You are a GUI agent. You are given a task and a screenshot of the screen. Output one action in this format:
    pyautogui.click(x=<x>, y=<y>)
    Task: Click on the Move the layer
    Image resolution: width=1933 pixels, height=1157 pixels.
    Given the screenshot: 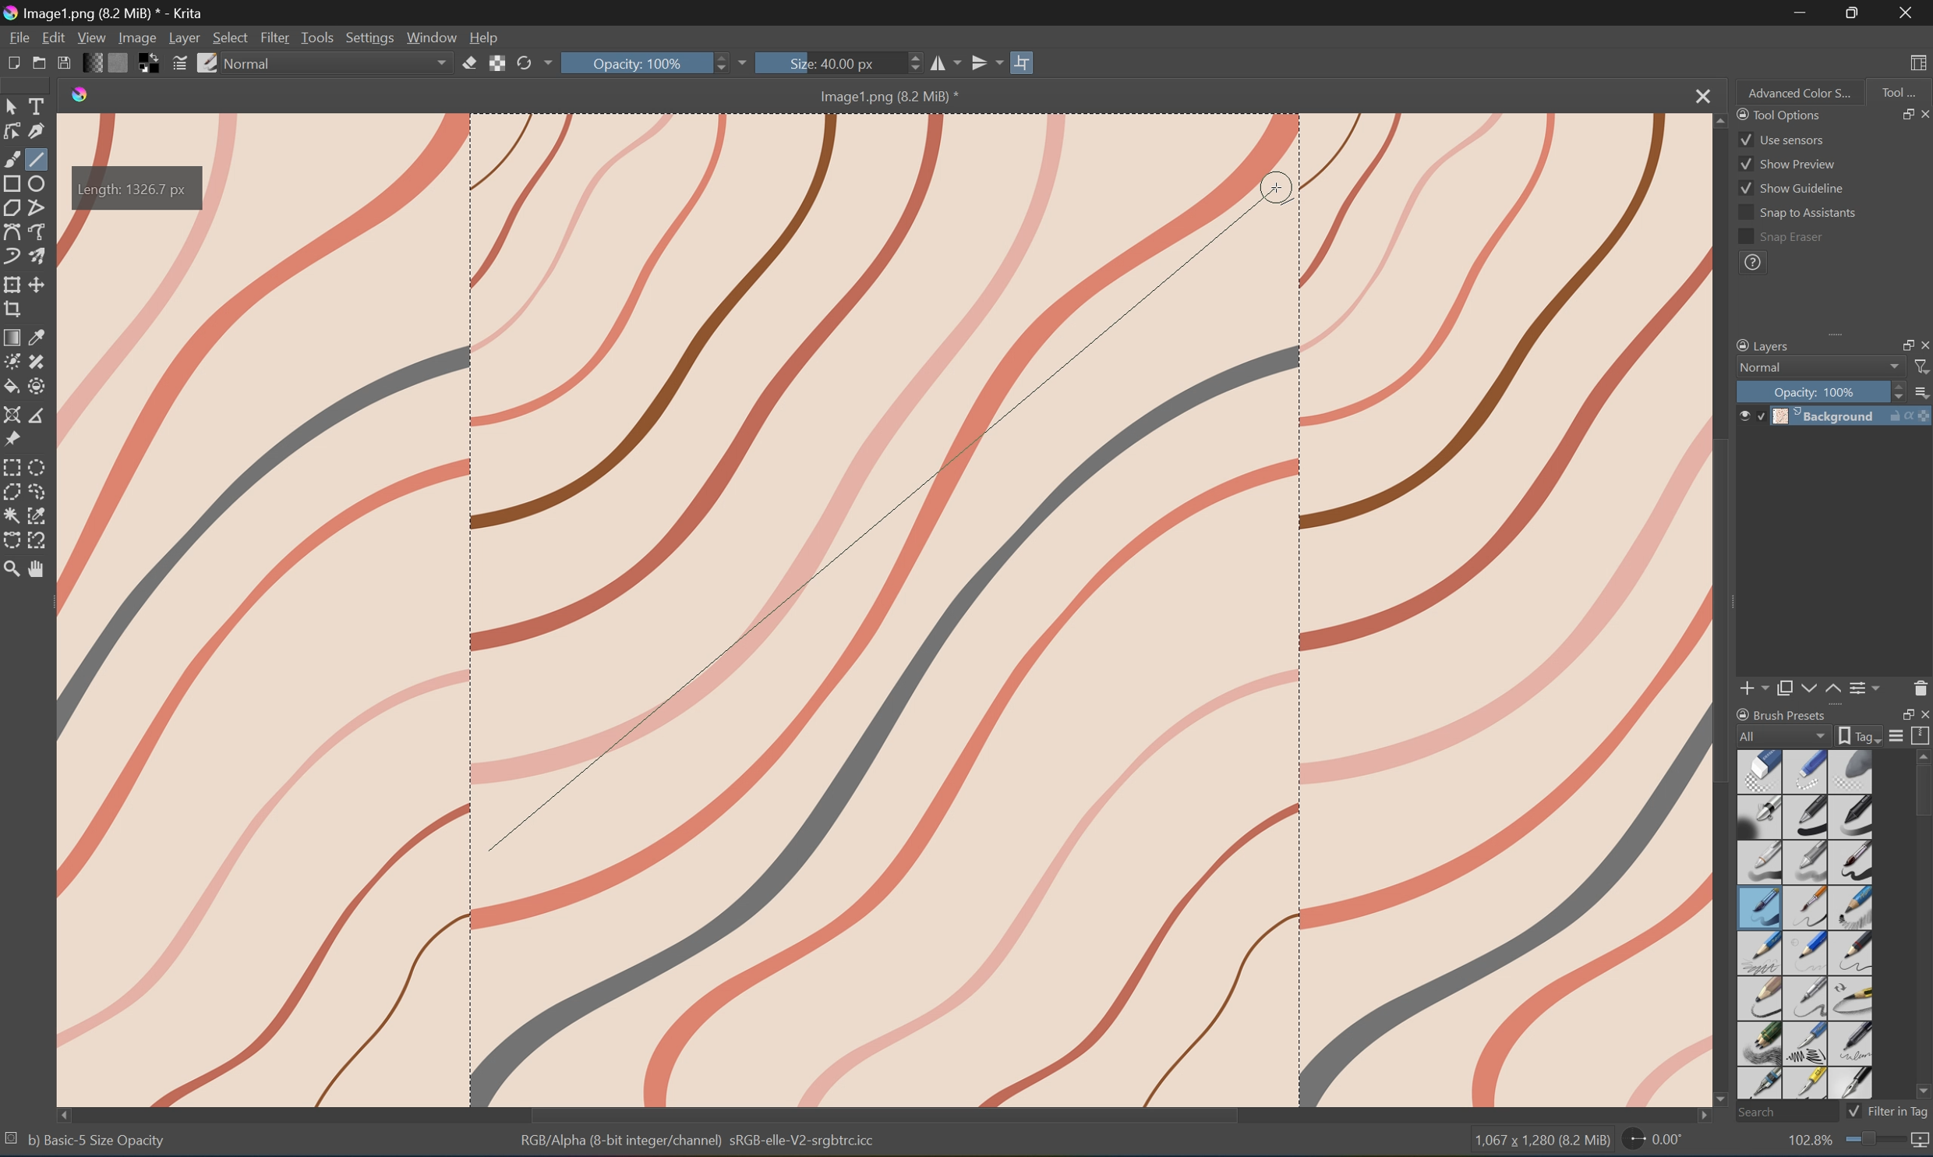 What is the action you would take?
    pyautogui.click(x=40, y=285)
    